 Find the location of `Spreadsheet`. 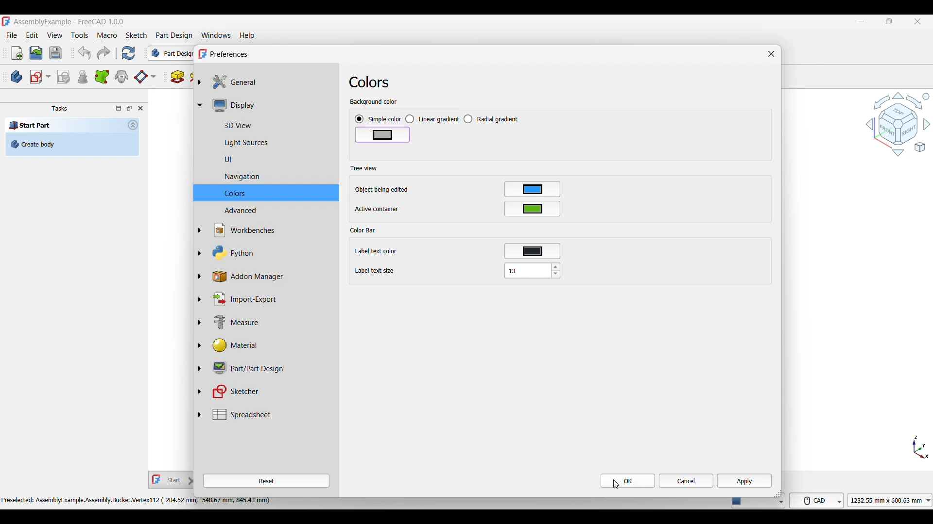

Spreadsheet is located at coordinates (272, 414).